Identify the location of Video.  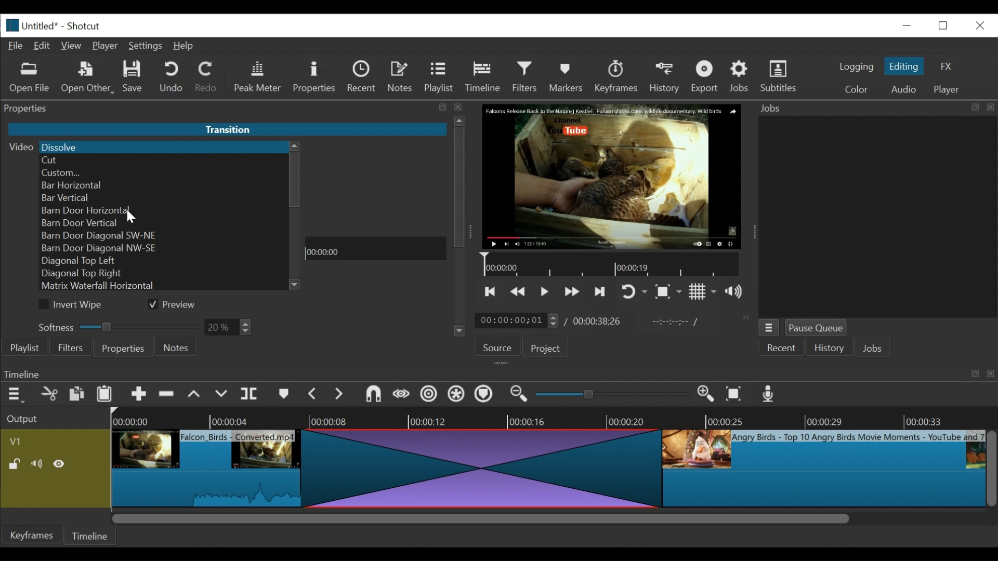
(19, 146).